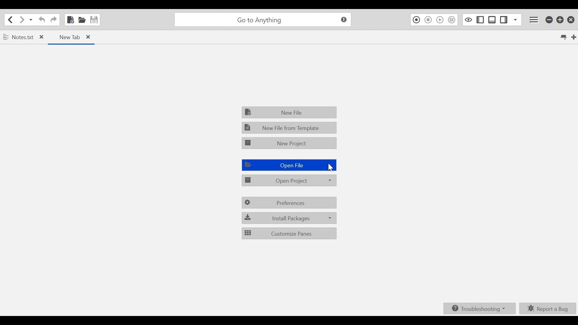 This screenshot has width=578, height=325. I want to click on Open File, so click(288, 165).